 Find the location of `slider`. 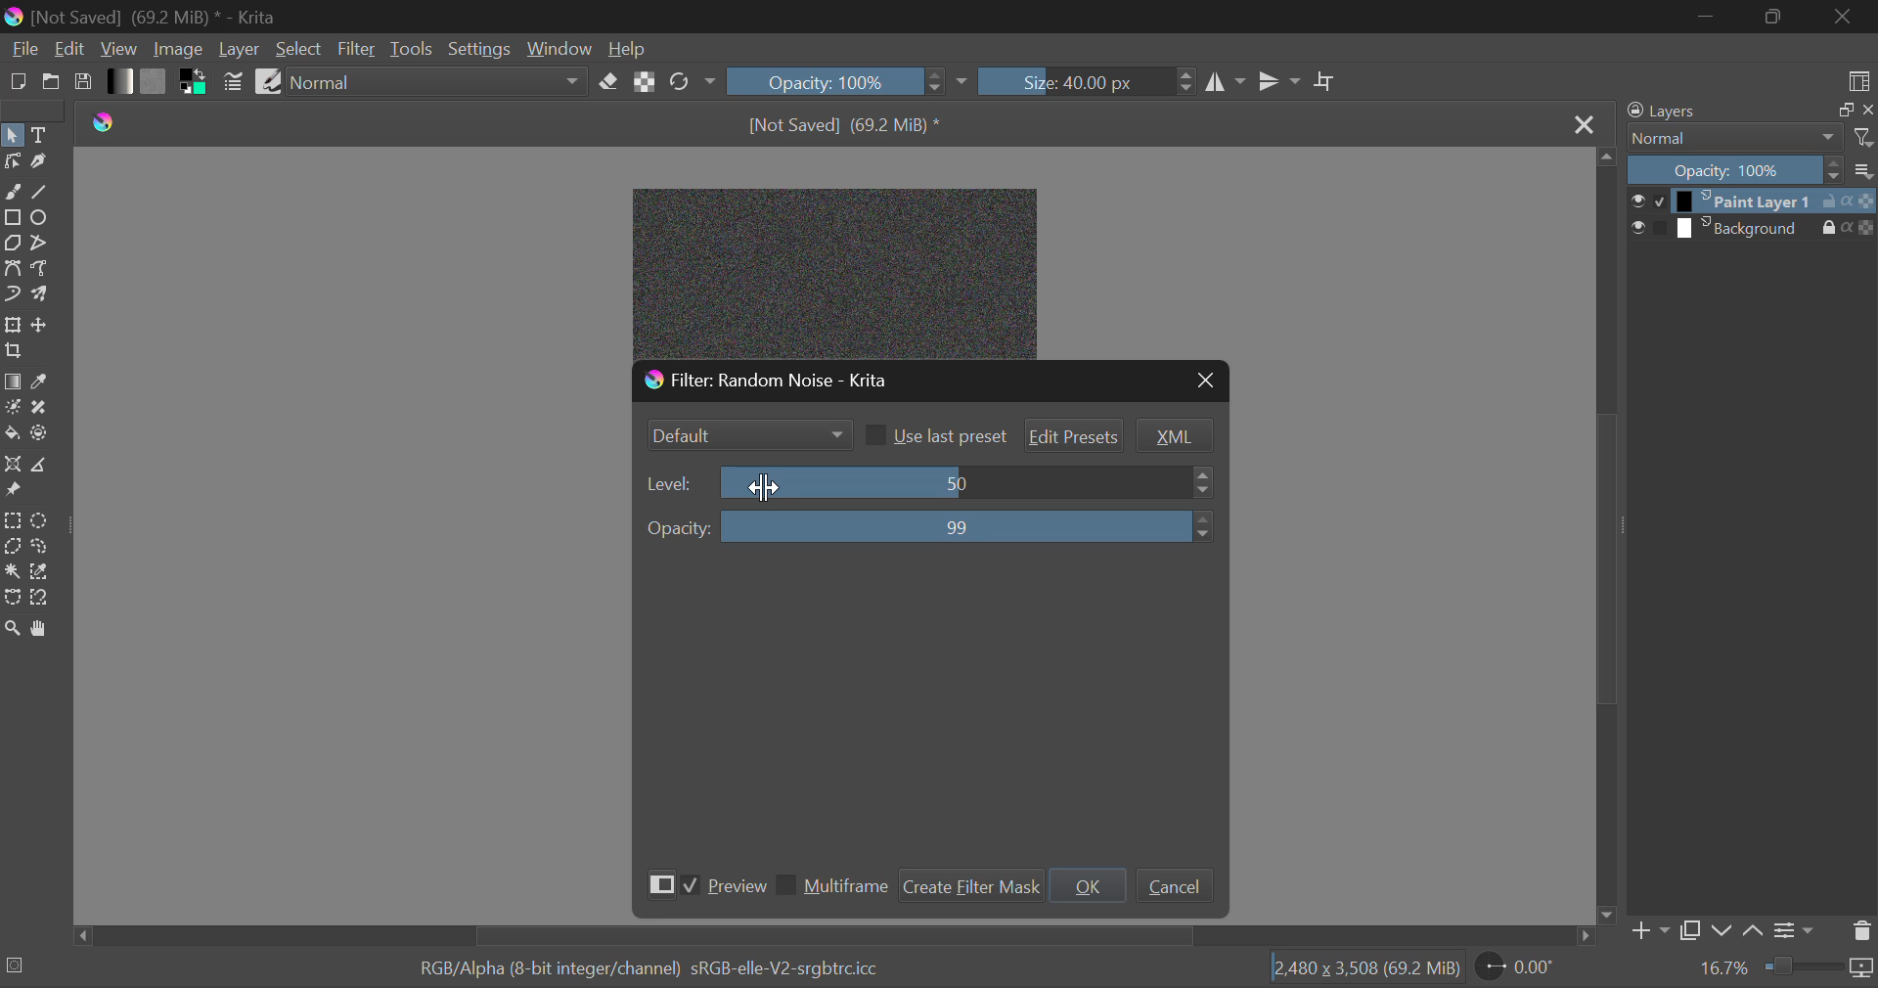

slider is located at coordinates (967, 481).